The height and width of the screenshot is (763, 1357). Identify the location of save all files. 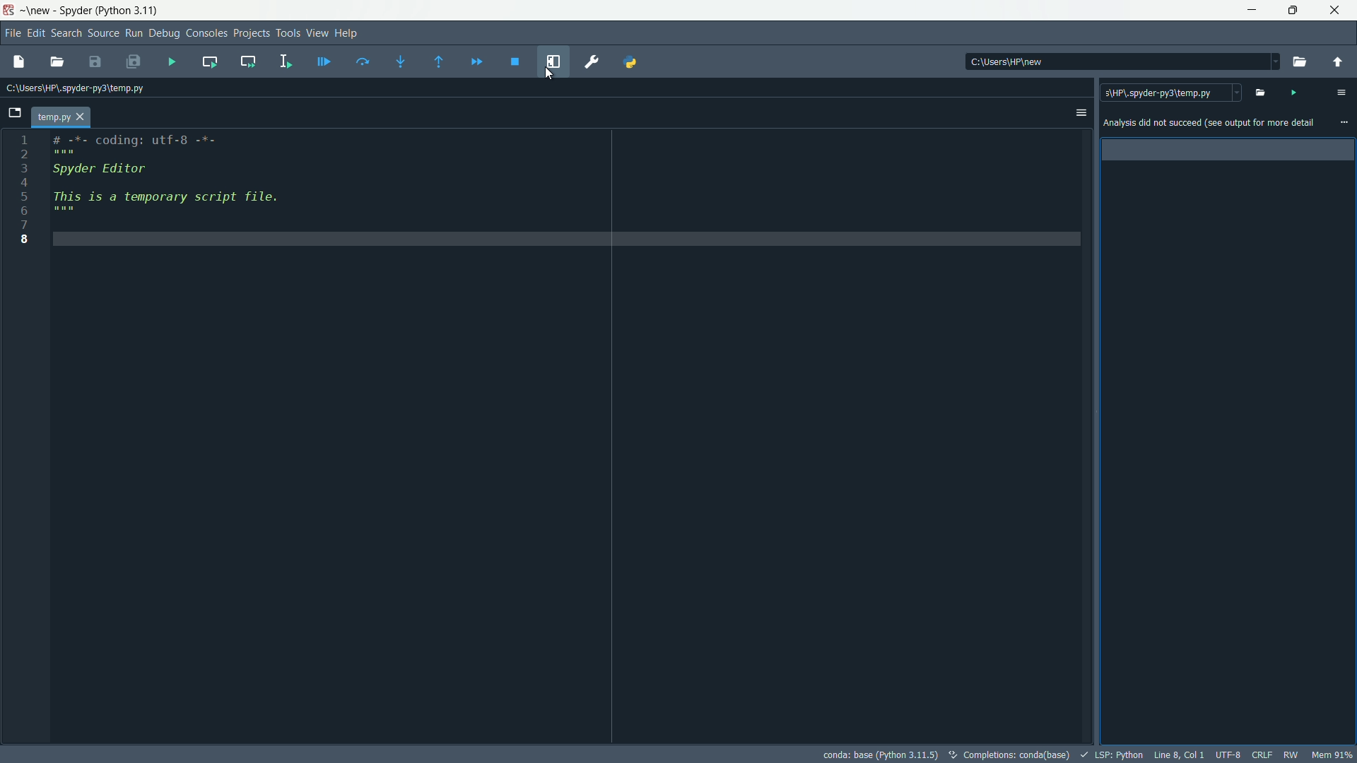
(134, 62).